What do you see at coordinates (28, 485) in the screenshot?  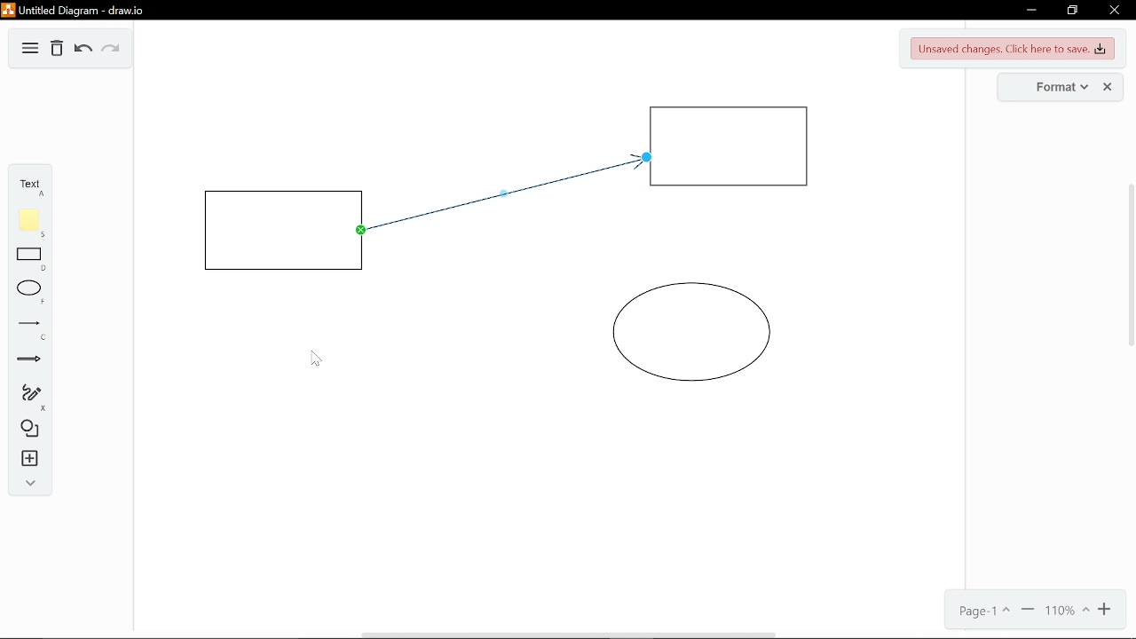 I see `expand/collapse` at bounding box center [28, 485].